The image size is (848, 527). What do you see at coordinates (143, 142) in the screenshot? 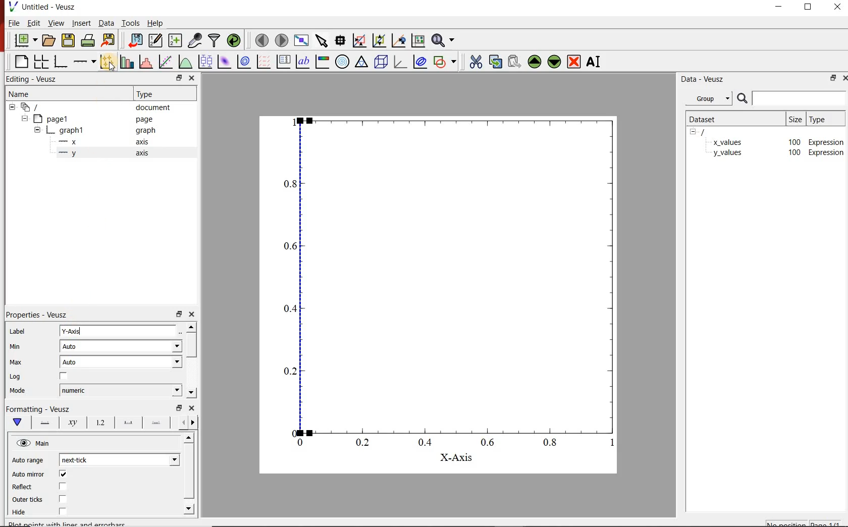
I see `axis` at bounding box center [143, 142].